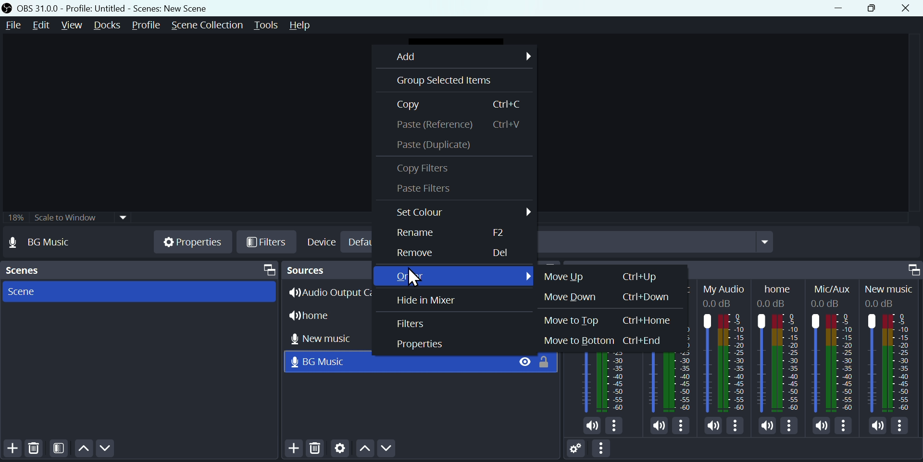  Describe the element at coordinates (781, 347) in the screenshot. I see `Home` at that location.